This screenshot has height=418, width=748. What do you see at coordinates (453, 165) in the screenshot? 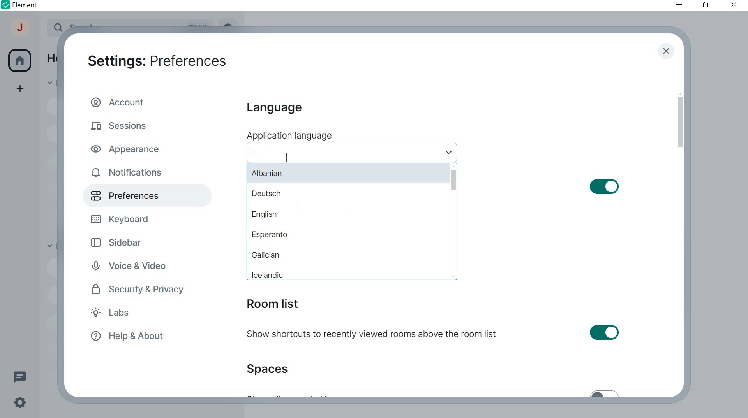
I see `scroll up` at bounding box center [453, 165].